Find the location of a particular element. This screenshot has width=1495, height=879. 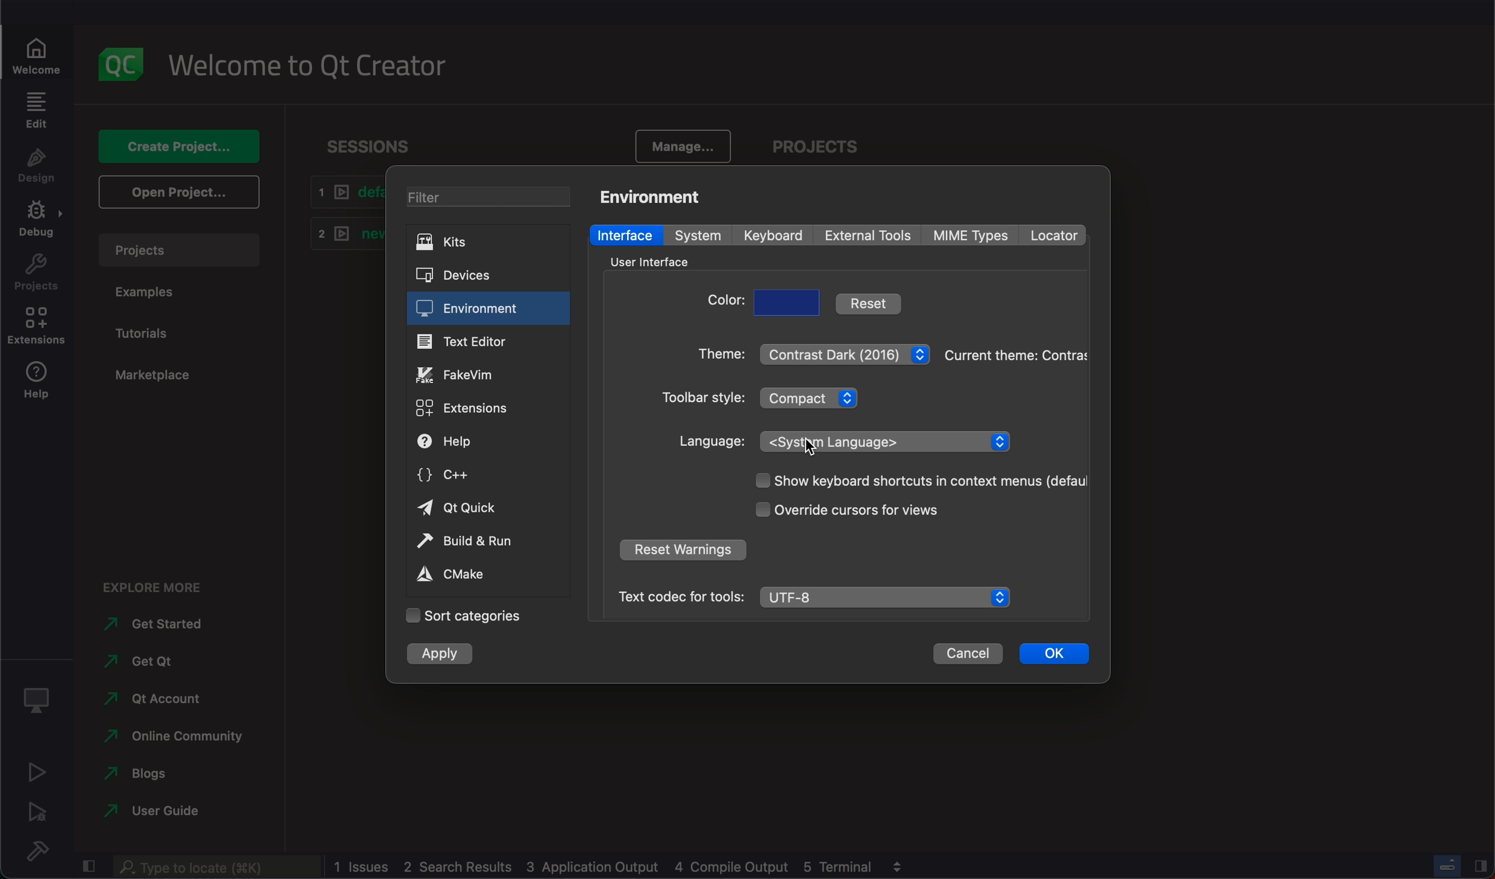

get started is located at coordinates (152, 625).